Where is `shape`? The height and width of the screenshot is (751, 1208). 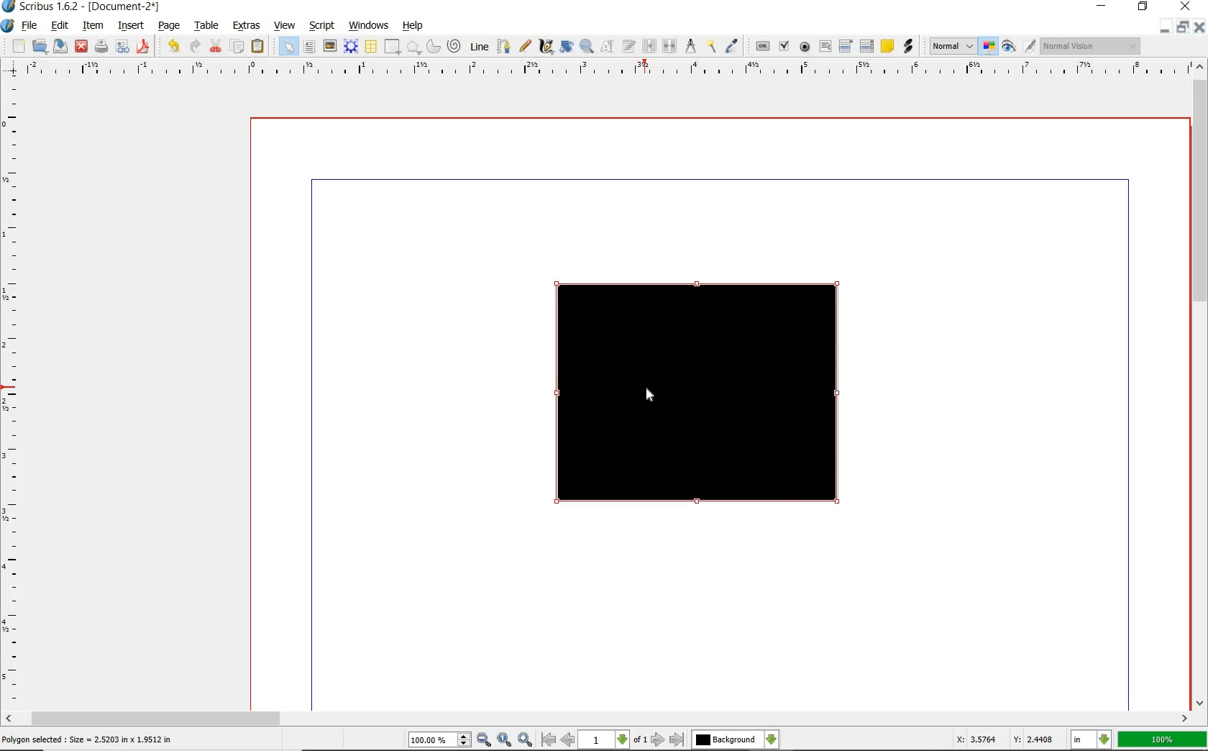 shape is located at coordinates (393, 46).